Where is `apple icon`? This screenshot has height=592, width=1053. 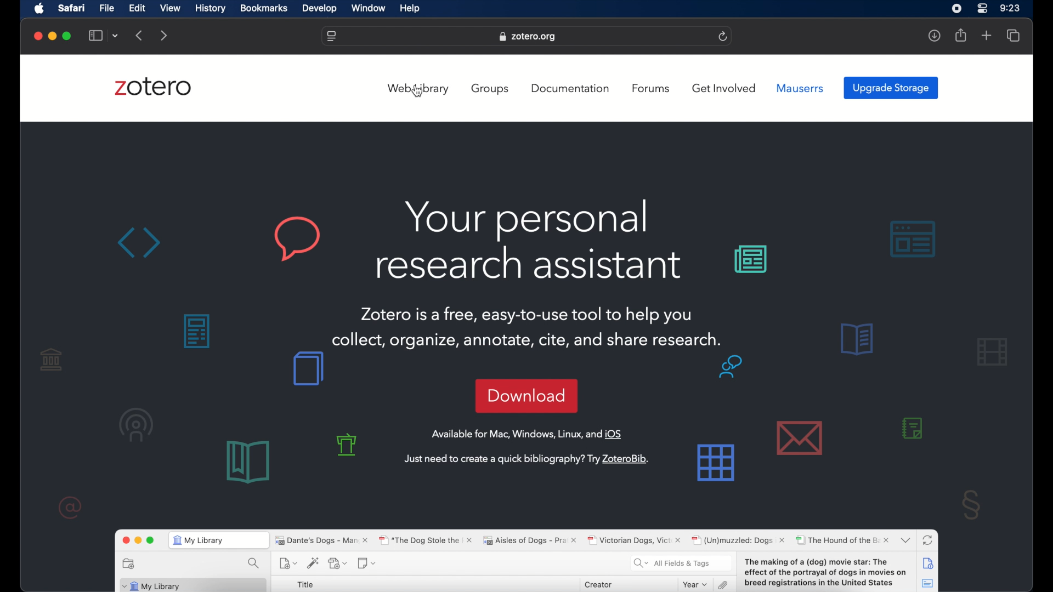 apple icon is located at coordinates (40, 9).